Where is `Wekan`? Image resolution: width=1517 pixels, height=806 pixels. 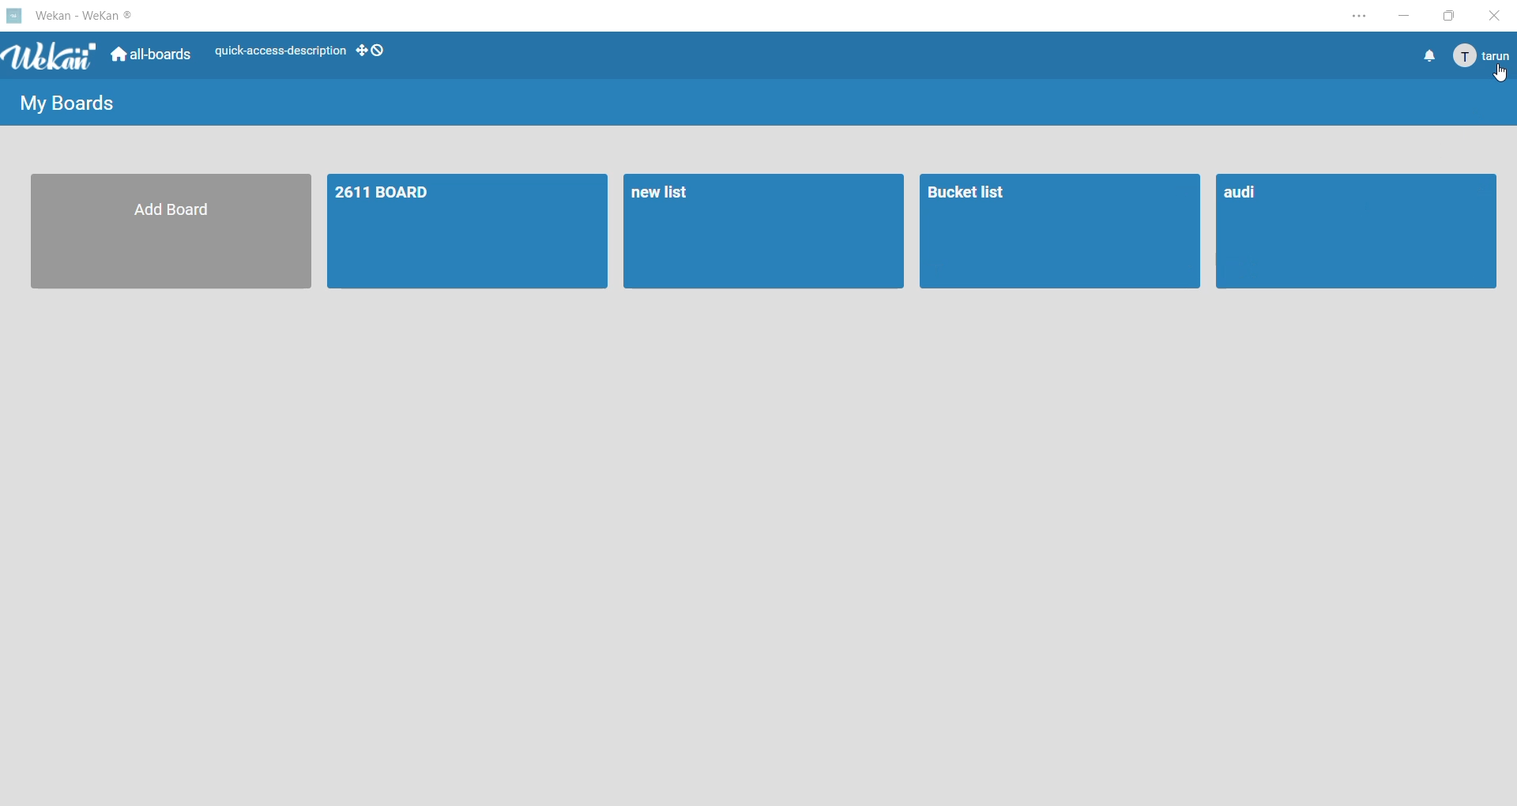 Wekan is located at coordinates (52, 54).